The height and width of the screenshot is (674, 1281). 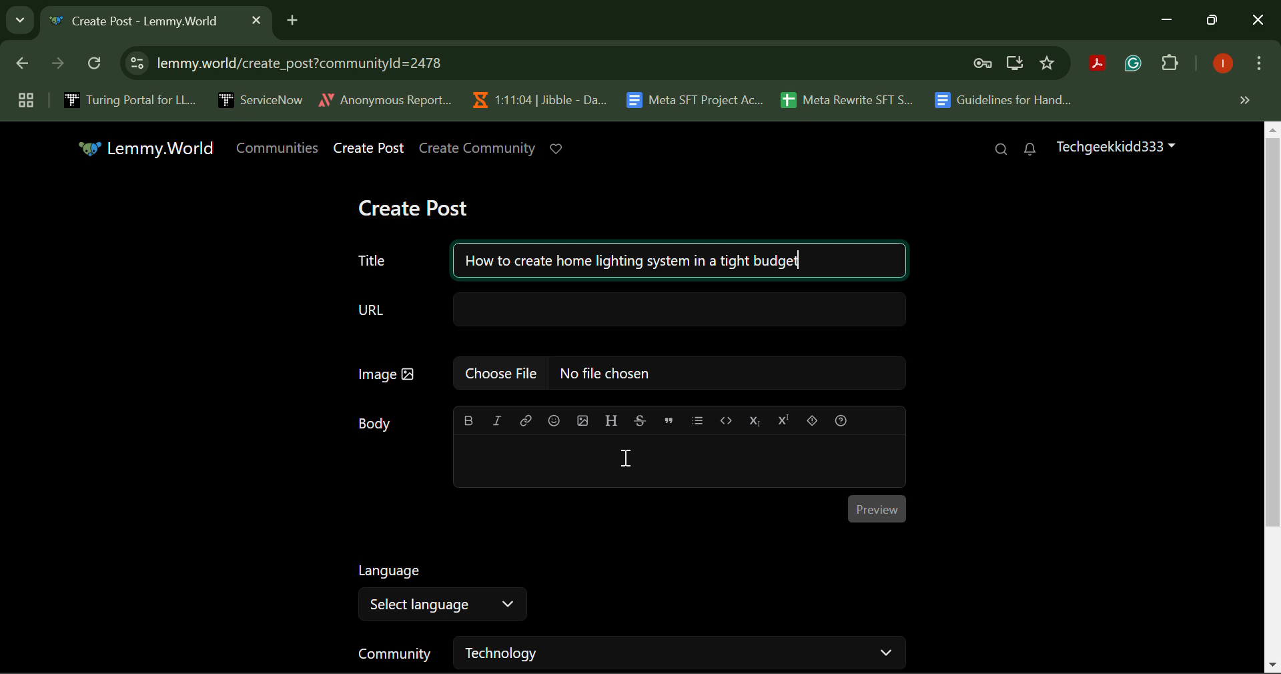 I want to click on Meta SFT Project, so click(x=697, y=99).